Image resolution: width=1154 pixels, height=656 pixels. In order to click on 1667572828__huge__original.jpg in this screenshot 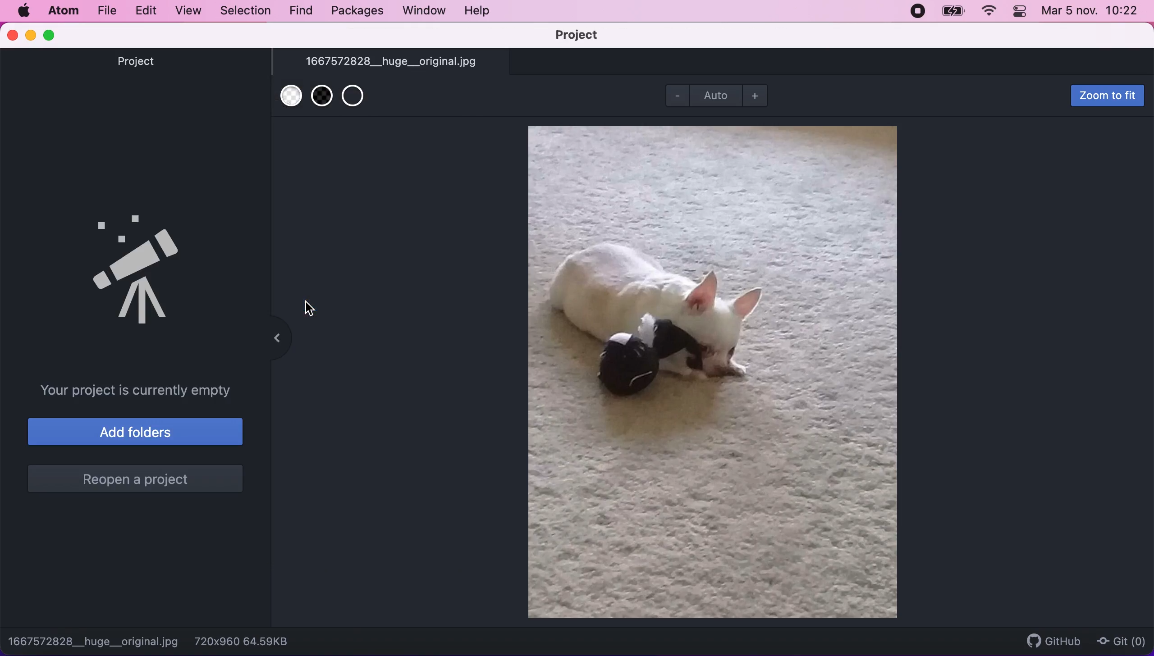, I will do `click(94, 641)`.